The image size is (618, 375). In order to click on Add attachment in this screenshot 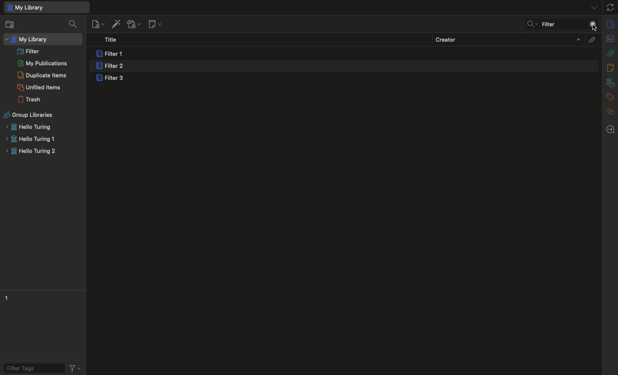, I will do `click(133, 25)`.